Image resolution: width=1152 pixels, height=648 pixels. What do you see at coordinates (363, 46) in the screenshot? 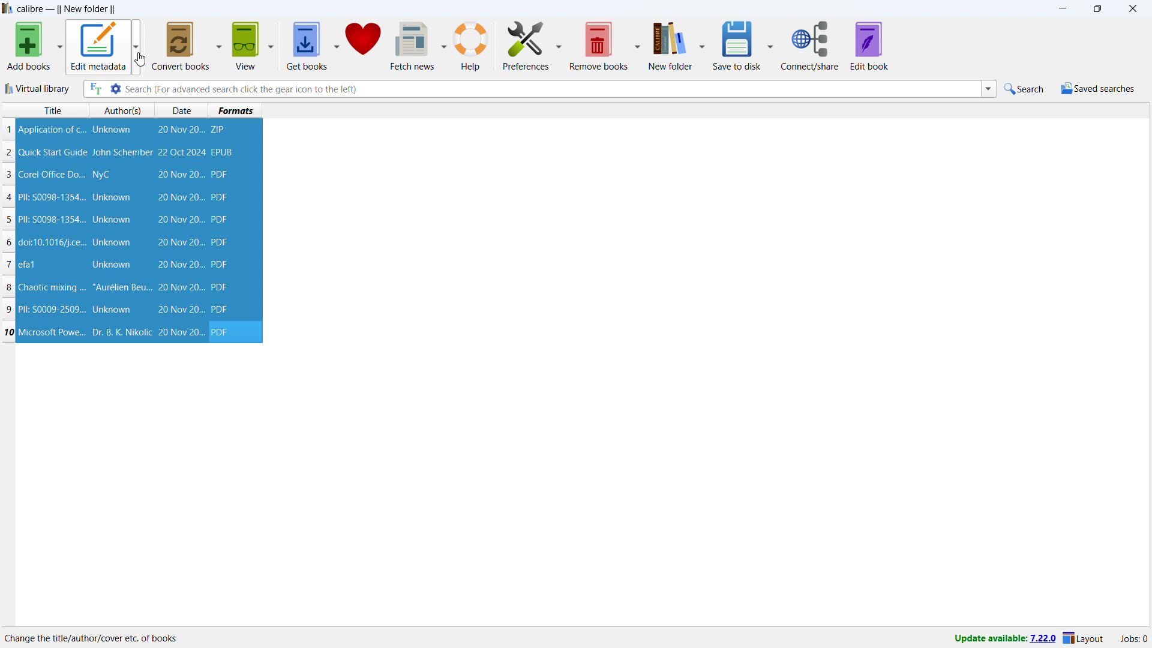
I see `donate to calibre` at bounding box center [363, 46].